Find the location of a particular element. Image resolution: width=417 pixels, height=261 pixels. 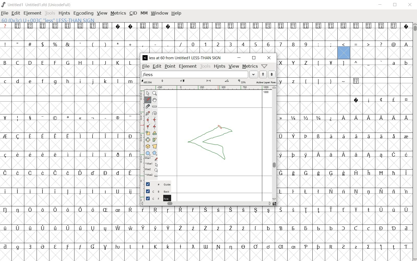

add a point, then drag out its control points is located at coordinates (148, 112).